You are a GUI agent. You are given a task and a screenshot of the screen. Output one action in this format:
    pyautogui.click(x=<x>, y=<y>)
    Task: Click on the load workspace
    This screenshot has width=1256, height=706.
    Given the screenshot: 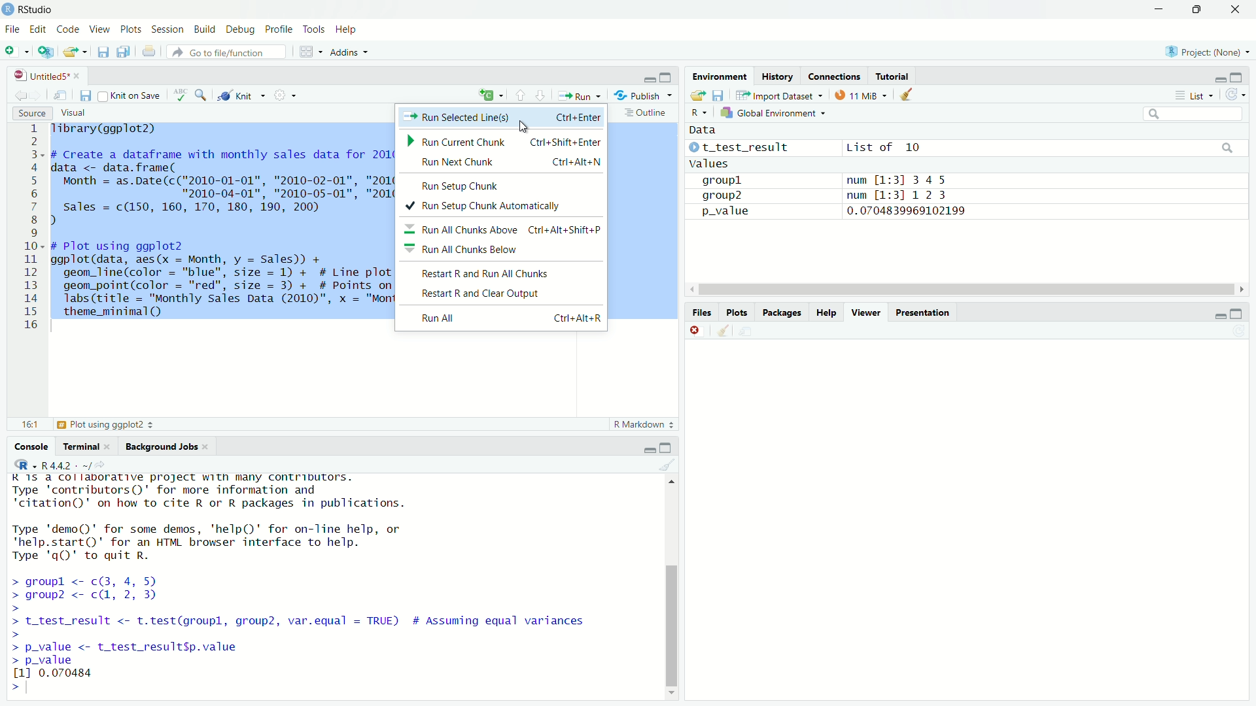 What is the action you would take?
    pyautogui.click(x=698, y=96)
    